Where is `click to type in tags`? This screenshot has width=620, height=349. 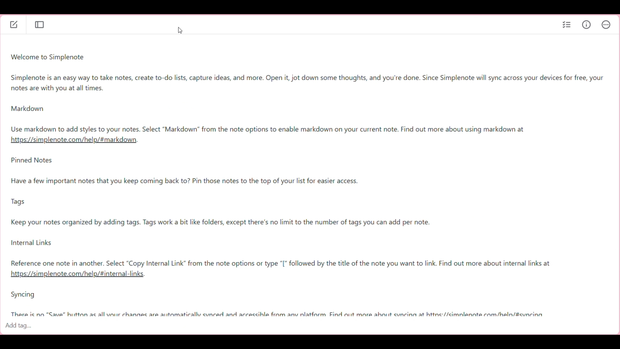
click to type in tags is located at coordinates (308, 328).